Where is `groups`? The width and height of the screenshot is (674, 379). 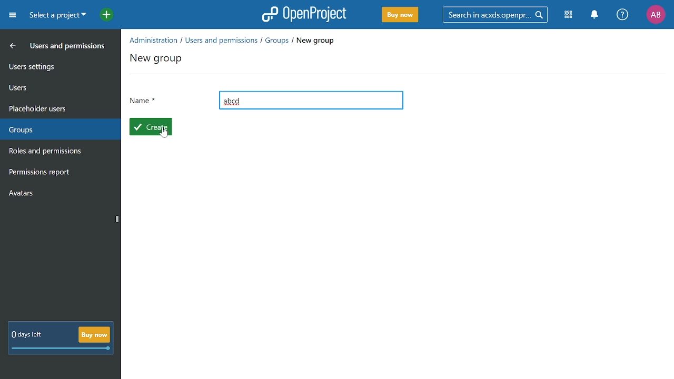 groups is located at coordinates (56, 130).